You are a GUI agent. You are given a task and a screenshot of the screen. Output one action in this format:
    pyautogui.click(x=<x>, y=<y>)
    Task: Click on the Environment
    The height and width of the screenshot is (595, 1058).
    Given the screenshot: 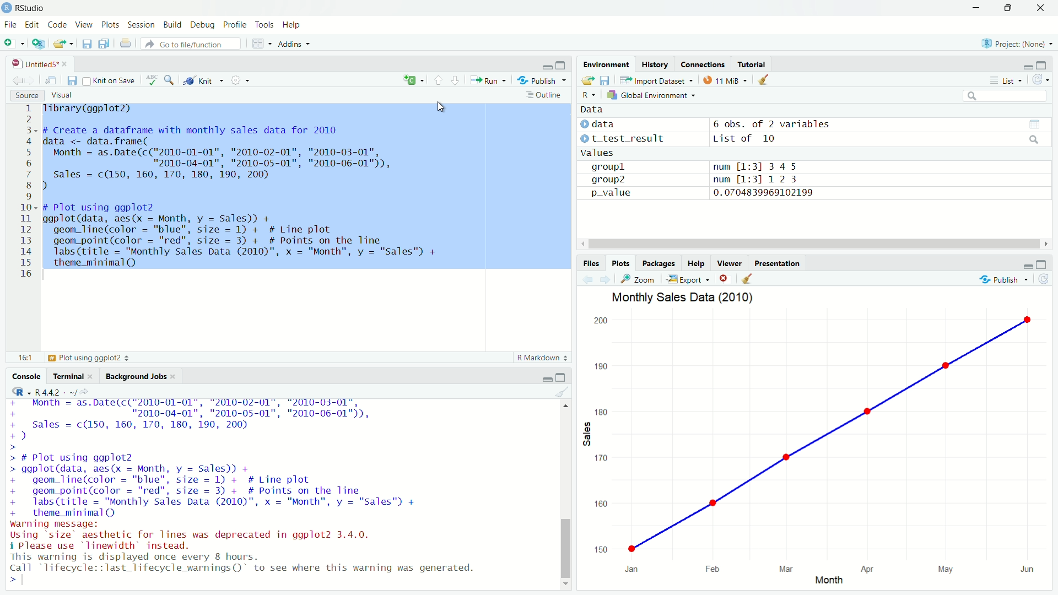 What is the action you would take?
    pyautogui.click(x=603, y=63)
    